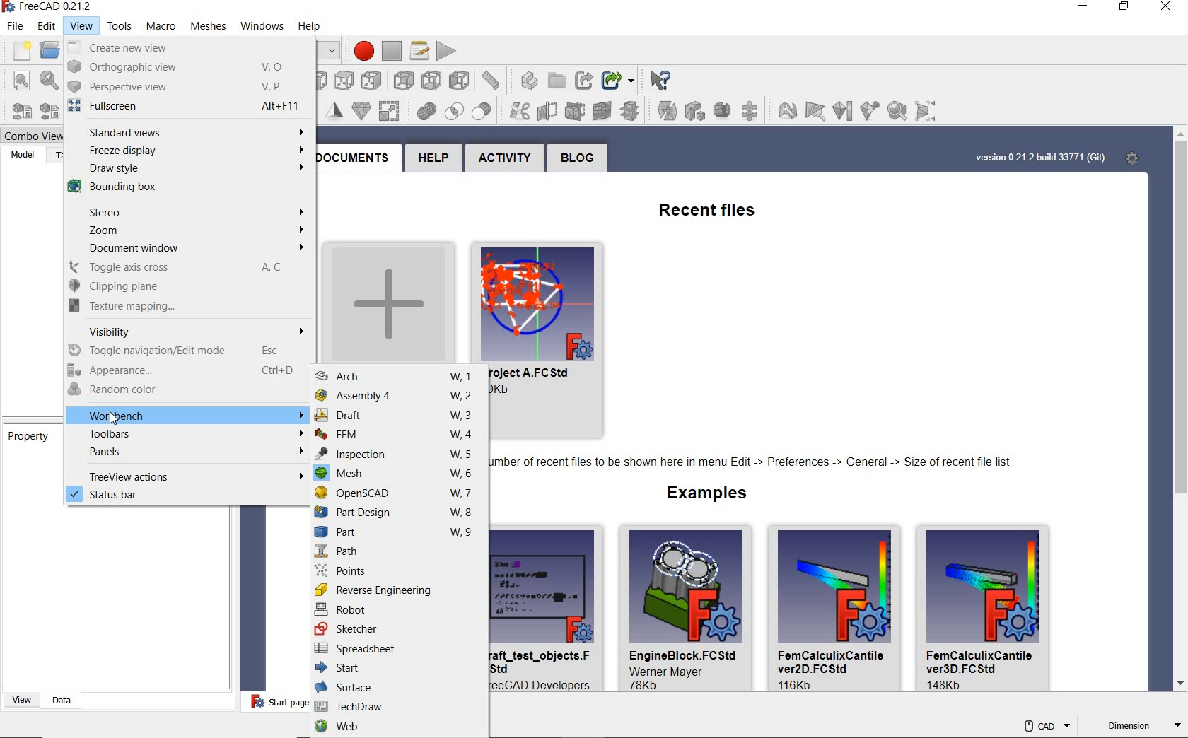 The image size is (1188, 738). Describe the element at coordinates (1134, 158) in the screenshot. I see `settings` at that location.